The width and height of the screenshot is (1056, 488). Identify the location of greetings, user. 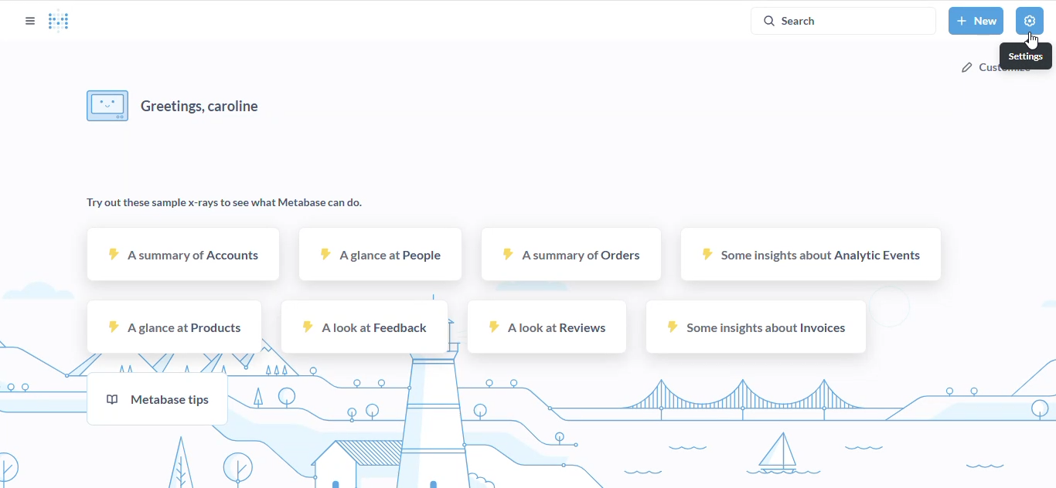
(173, 107).